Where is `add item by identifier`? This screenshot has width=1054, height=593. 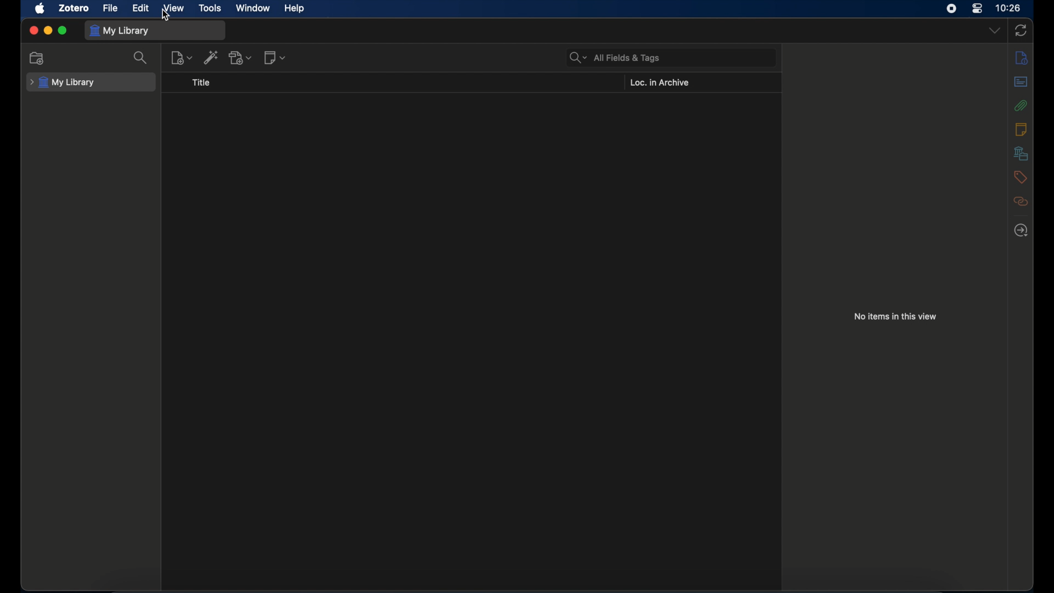 add item by identifier is located at coordinates (211, 57).